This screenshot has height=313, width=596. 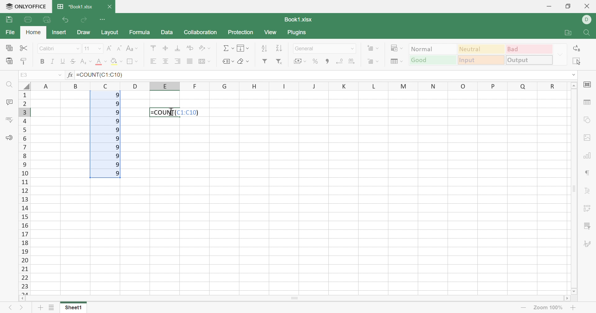 I want to click on Copy, so click(x=10, y=48).